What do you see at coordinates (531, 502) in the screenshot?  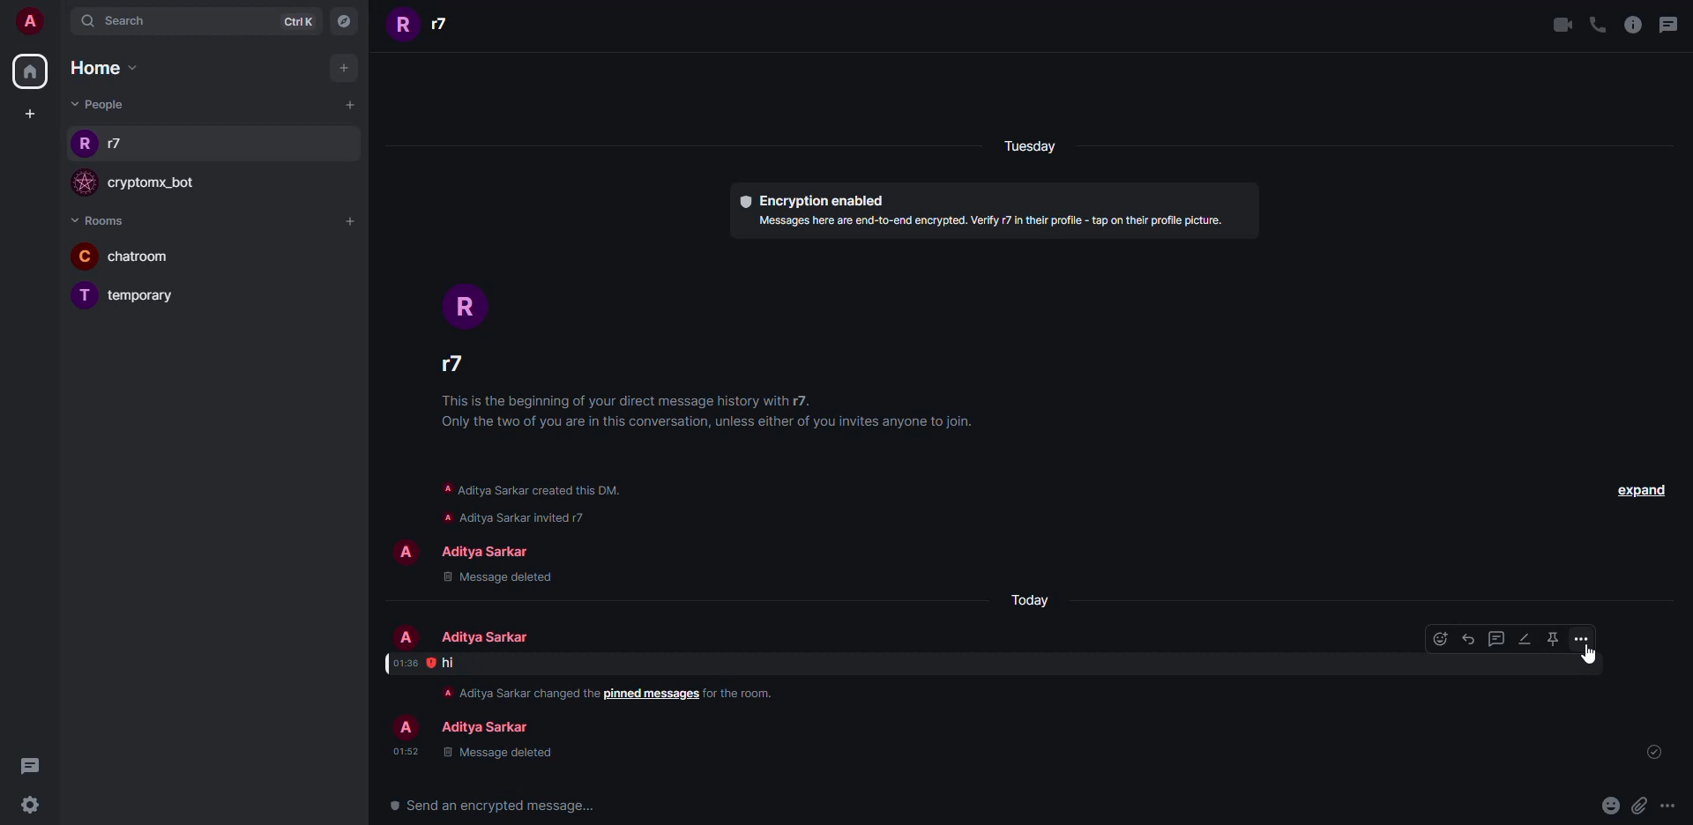 I see `info` at bounding box center [531, 502].